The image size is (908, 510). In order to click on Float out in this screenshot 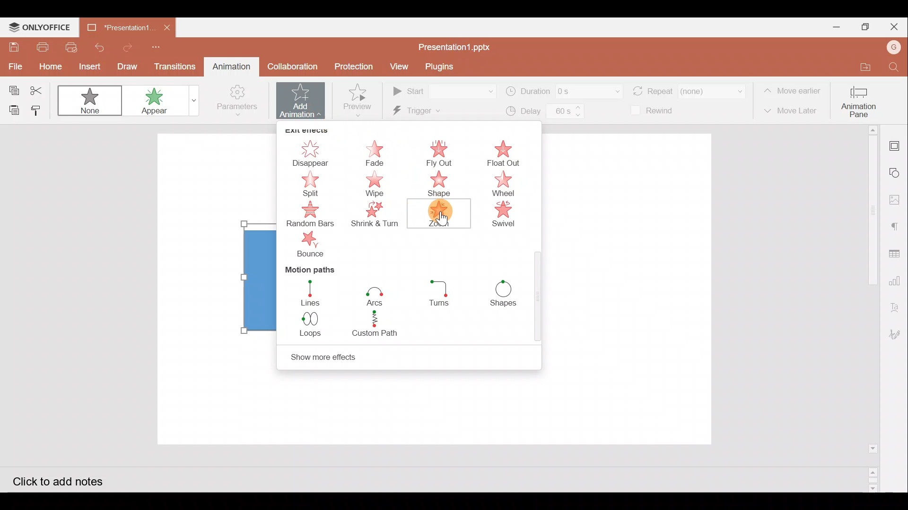, I will do `click(509, 152)`.